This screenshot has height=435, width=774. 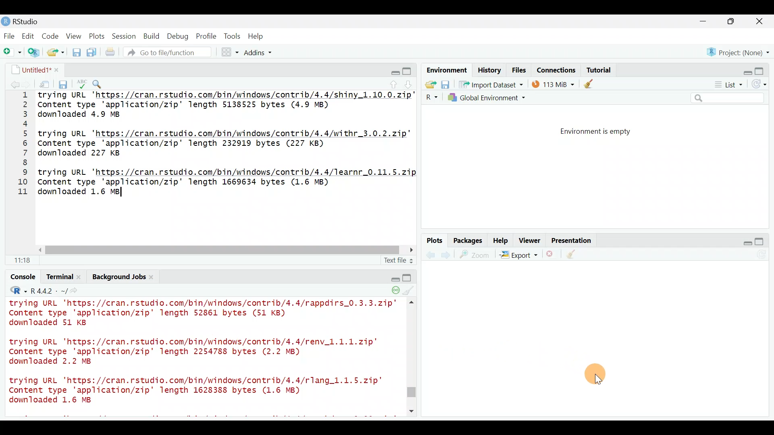 What do you see at coordinates (707, 22) in the screenshot?
I see `minimize` at bounding box center [707, 22].